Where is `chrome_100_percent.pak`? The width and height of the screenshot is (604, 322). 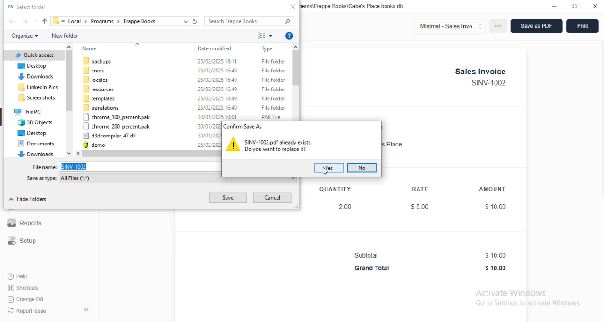
chrome_100_percent.pak is located at coordinates (117, 117).